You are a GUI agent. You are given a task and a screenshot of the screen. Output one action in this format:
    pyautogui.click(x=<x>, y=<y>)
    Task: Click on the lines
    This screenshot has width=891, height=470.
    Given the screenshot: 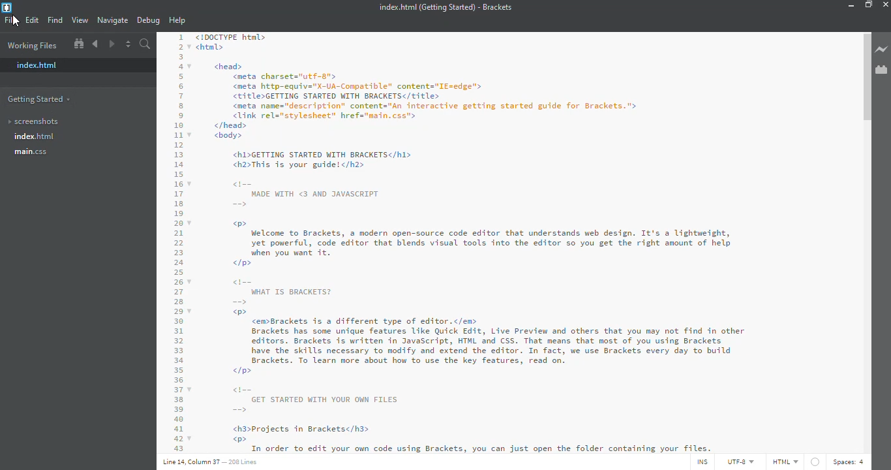 What is the action you would take?
    pyautogui.click(x=245, y=462)
    